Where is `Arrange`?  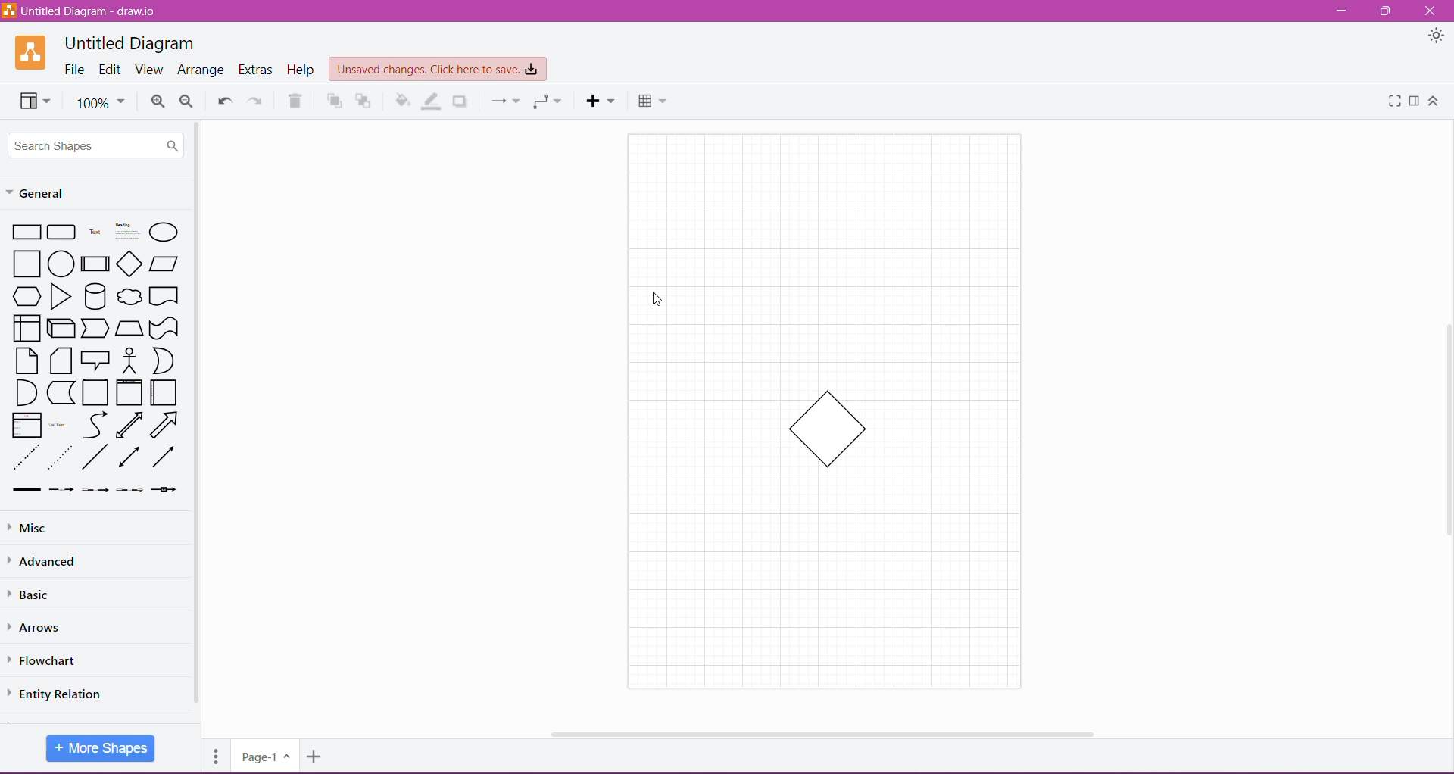 Arrange is located at coordinates (202, 71).